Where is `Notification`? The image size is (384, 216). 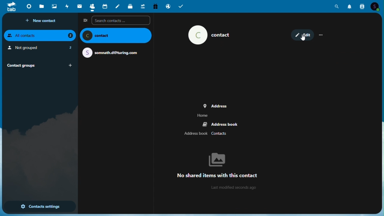
Notification is located at coordinates (350, 7).